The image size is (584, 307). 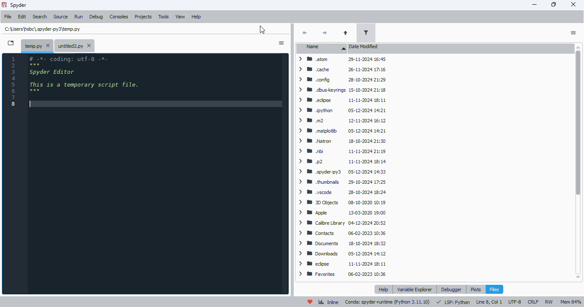 I want to click on > BB Contacts 06-02-2023 10:36, so click(x=342, y=232).